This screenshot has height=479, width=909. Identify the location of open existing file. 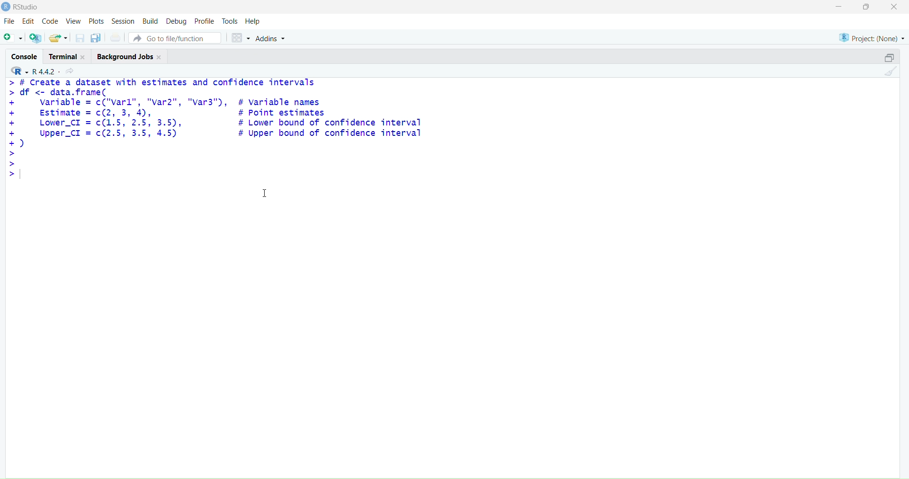
(58, 37).